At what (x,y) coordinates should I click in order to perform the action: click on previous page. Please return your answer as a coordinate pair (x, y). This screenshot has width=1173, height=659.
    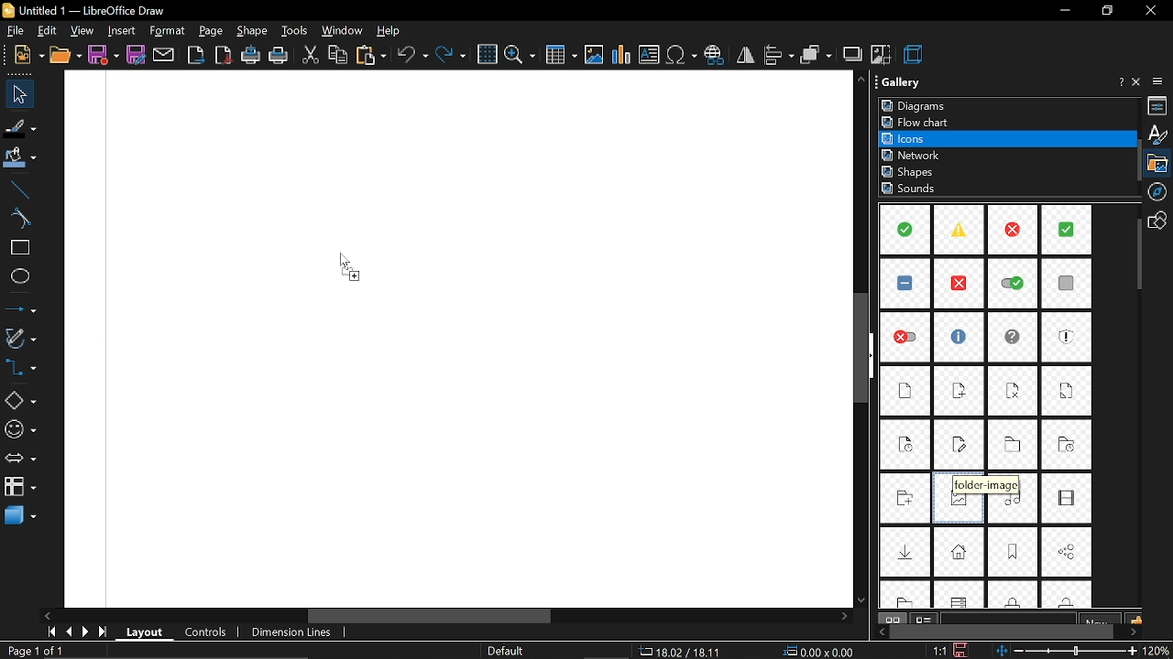
    Looking at the image, I should click on (68, 632).